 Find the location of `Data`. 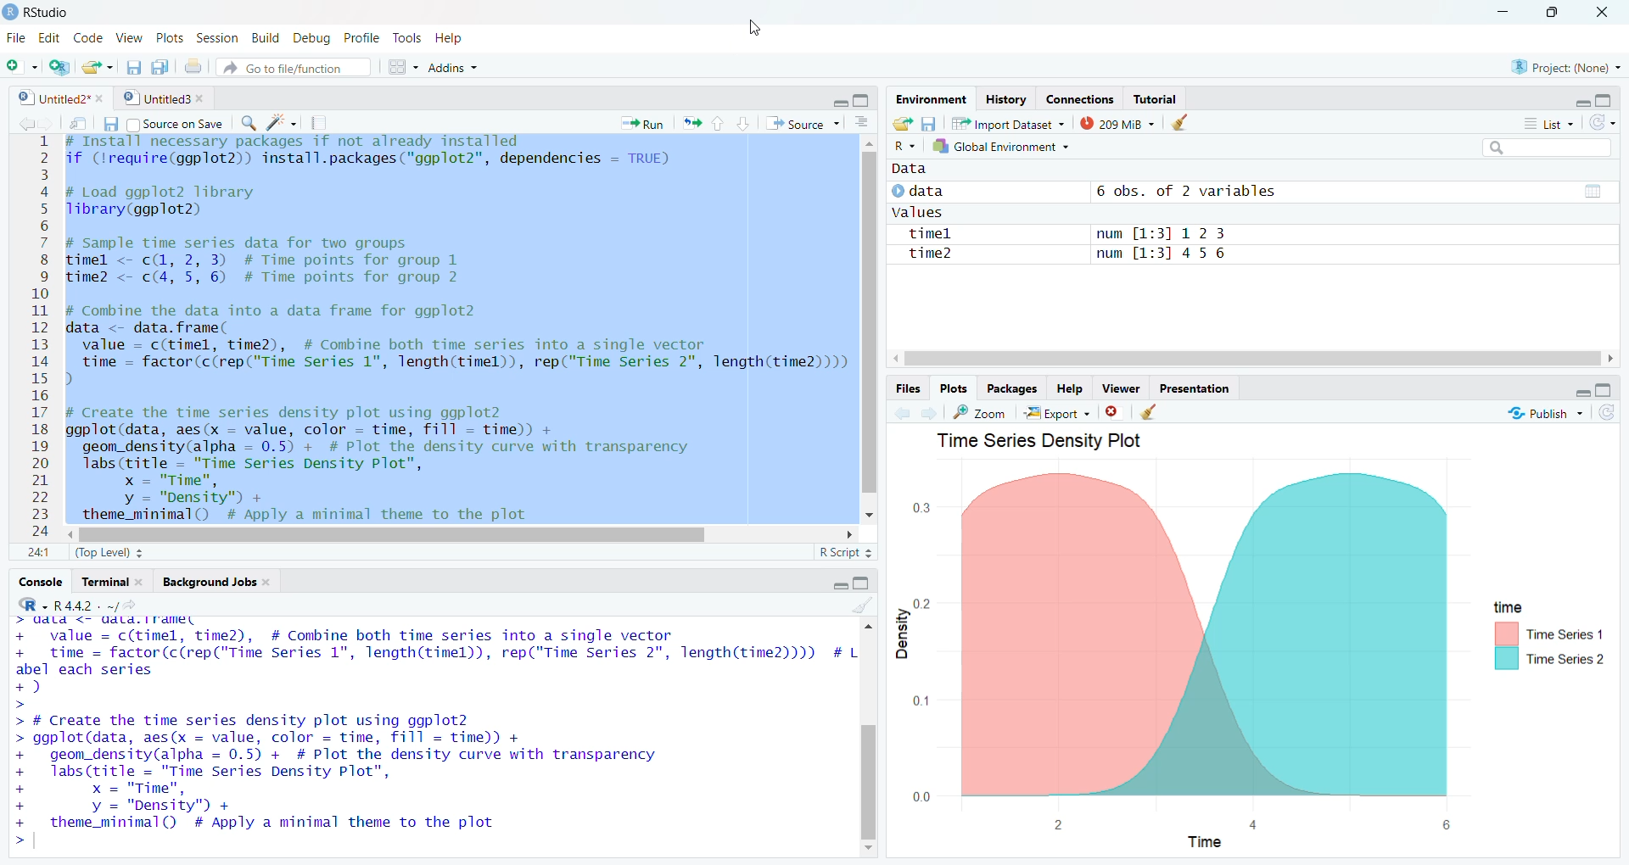

Data is located at coordinates (910, 168).